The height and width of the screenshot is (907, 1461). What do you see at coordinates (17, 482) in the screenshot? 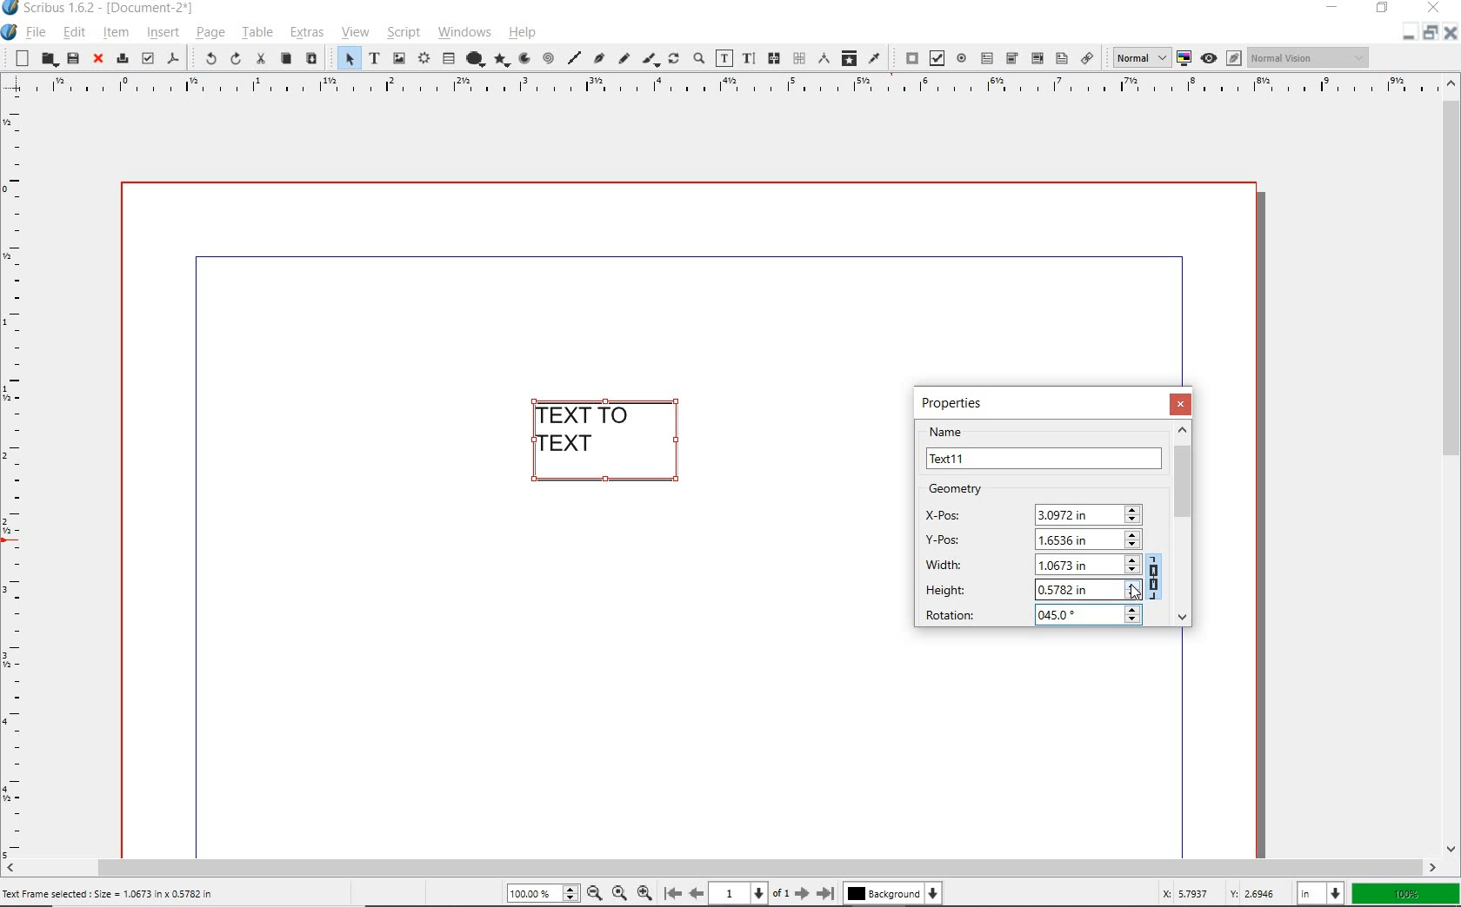
I see `ruler` at bounding box center [17, 482].